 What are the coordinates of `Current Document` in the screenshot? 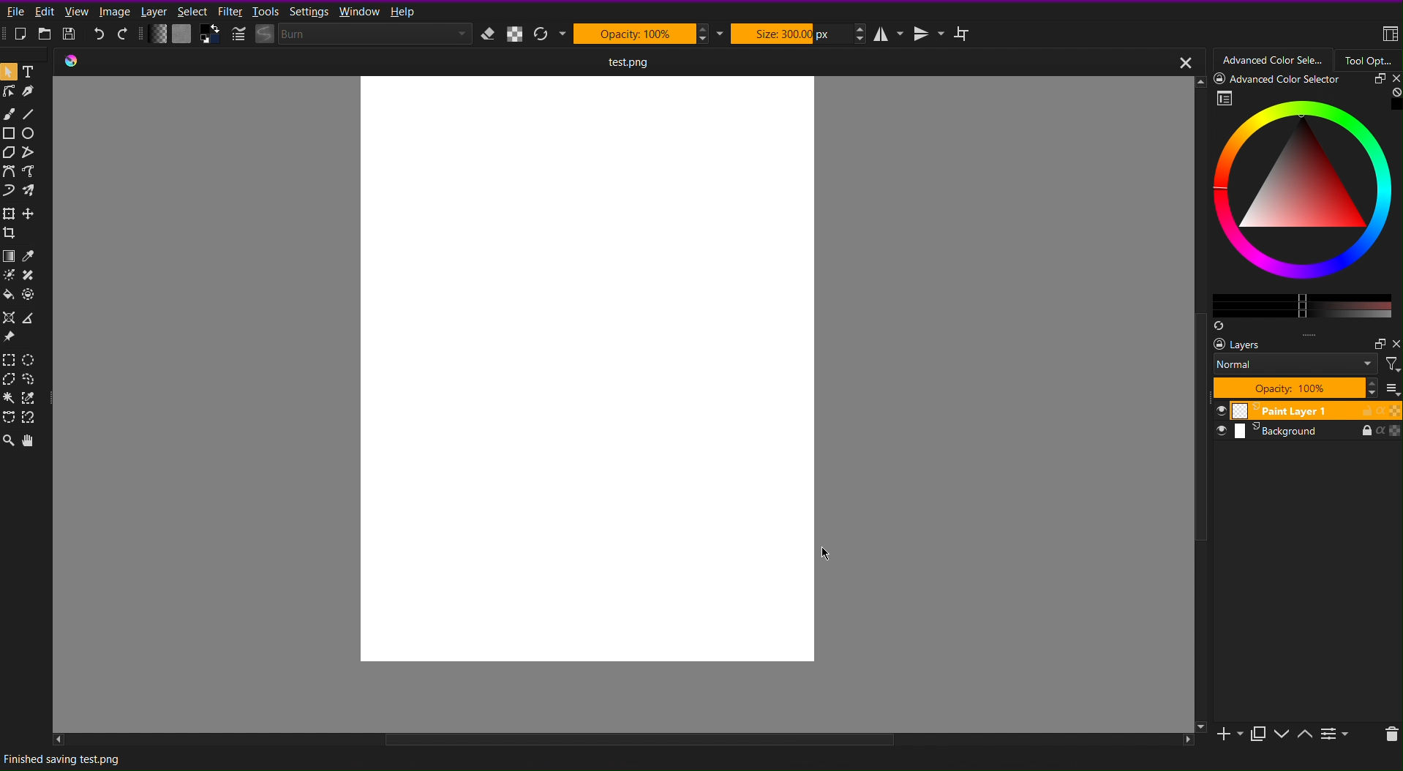 It's located at (628, 64).